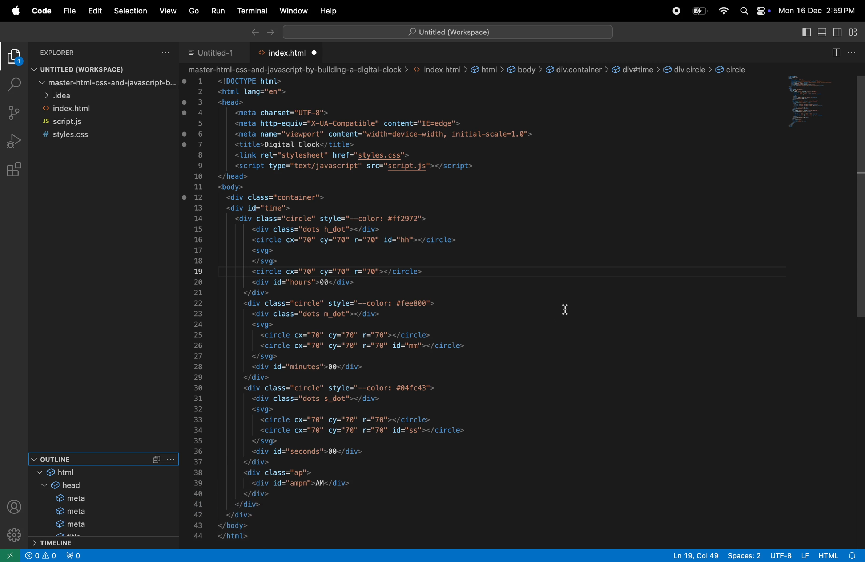 Image resolution: width=865 pixels, height=562 pixels. What do you see at coordinates (789, 556) in the screenshot?
I see `urf 8` at bounding box center [789, 556].